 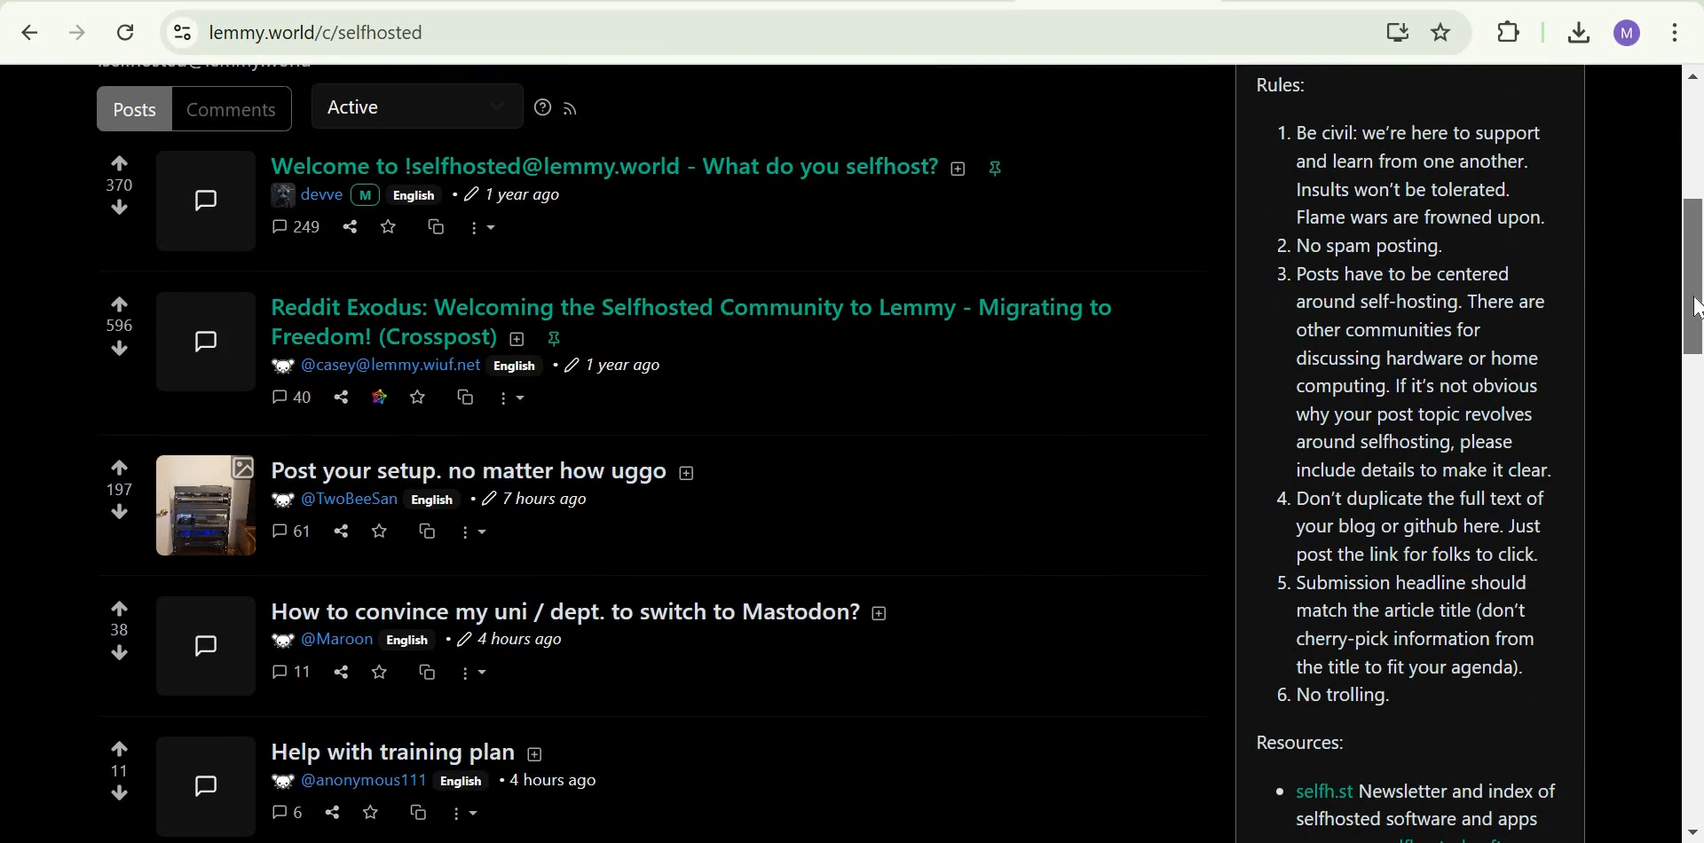 I want to click on share, so click(x=332, y=812).